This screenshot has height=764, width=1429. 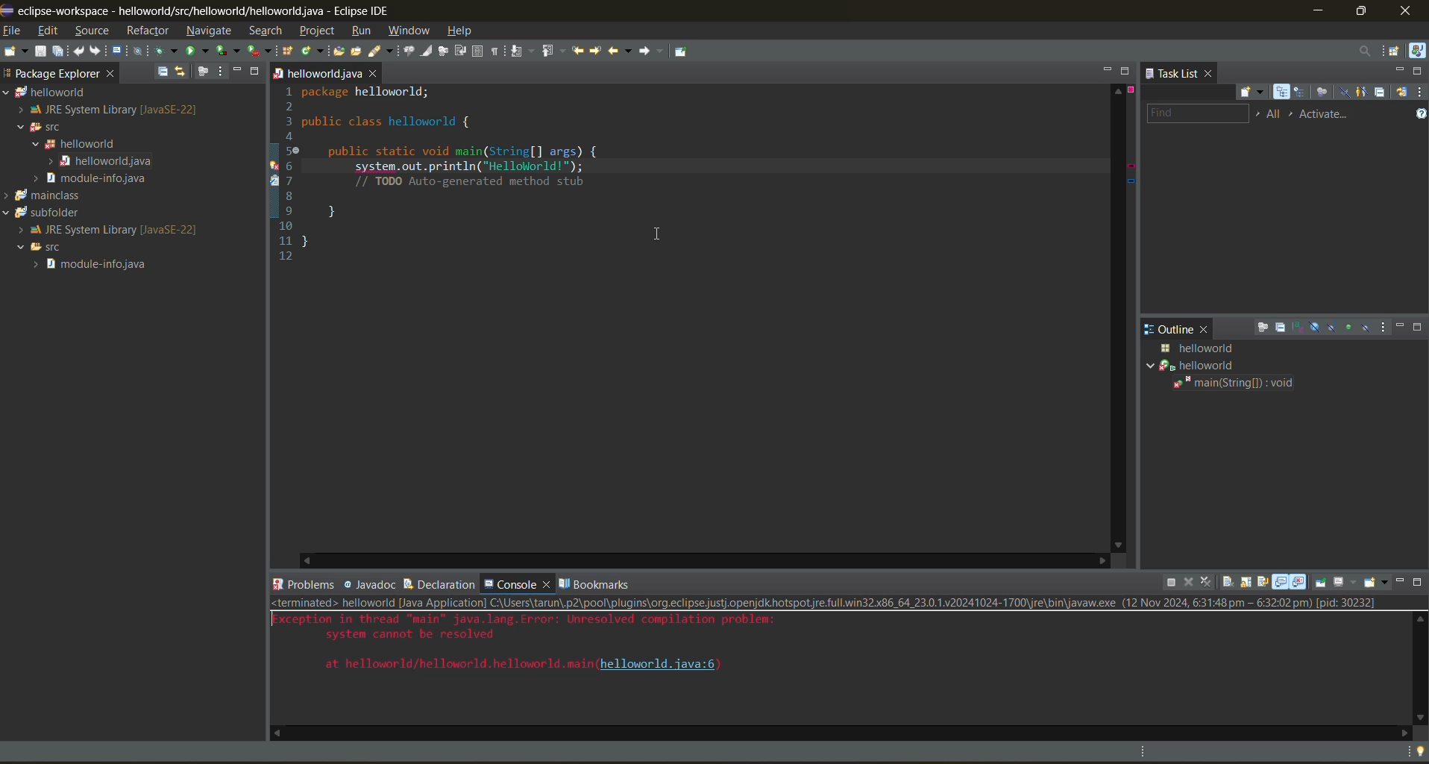 What do you see at coordinates (1319, 11) in the screenshot?
I see `minimize` at bounding box center [1319, 11].